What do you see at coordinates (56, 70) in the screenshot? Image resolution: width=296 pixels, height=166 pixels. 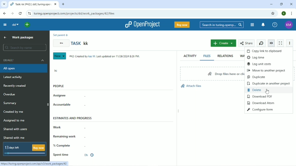 I see `hi` at bounding box center [56, 70].